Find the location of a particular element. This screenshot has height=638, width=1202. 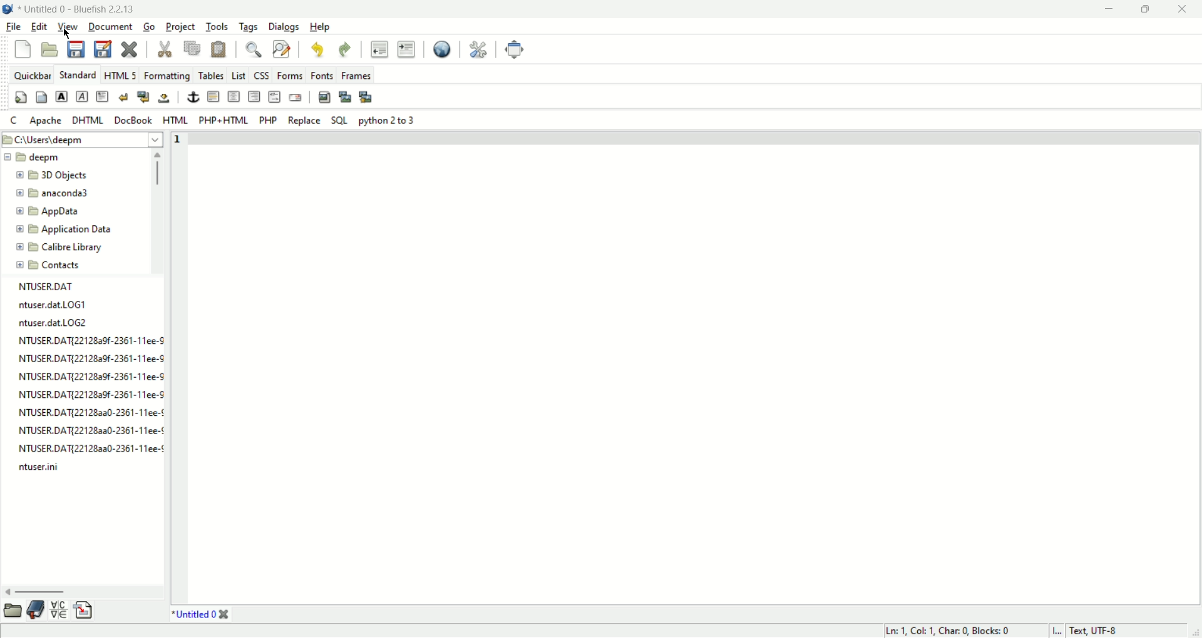

edit is located at coordinates (40, 26).